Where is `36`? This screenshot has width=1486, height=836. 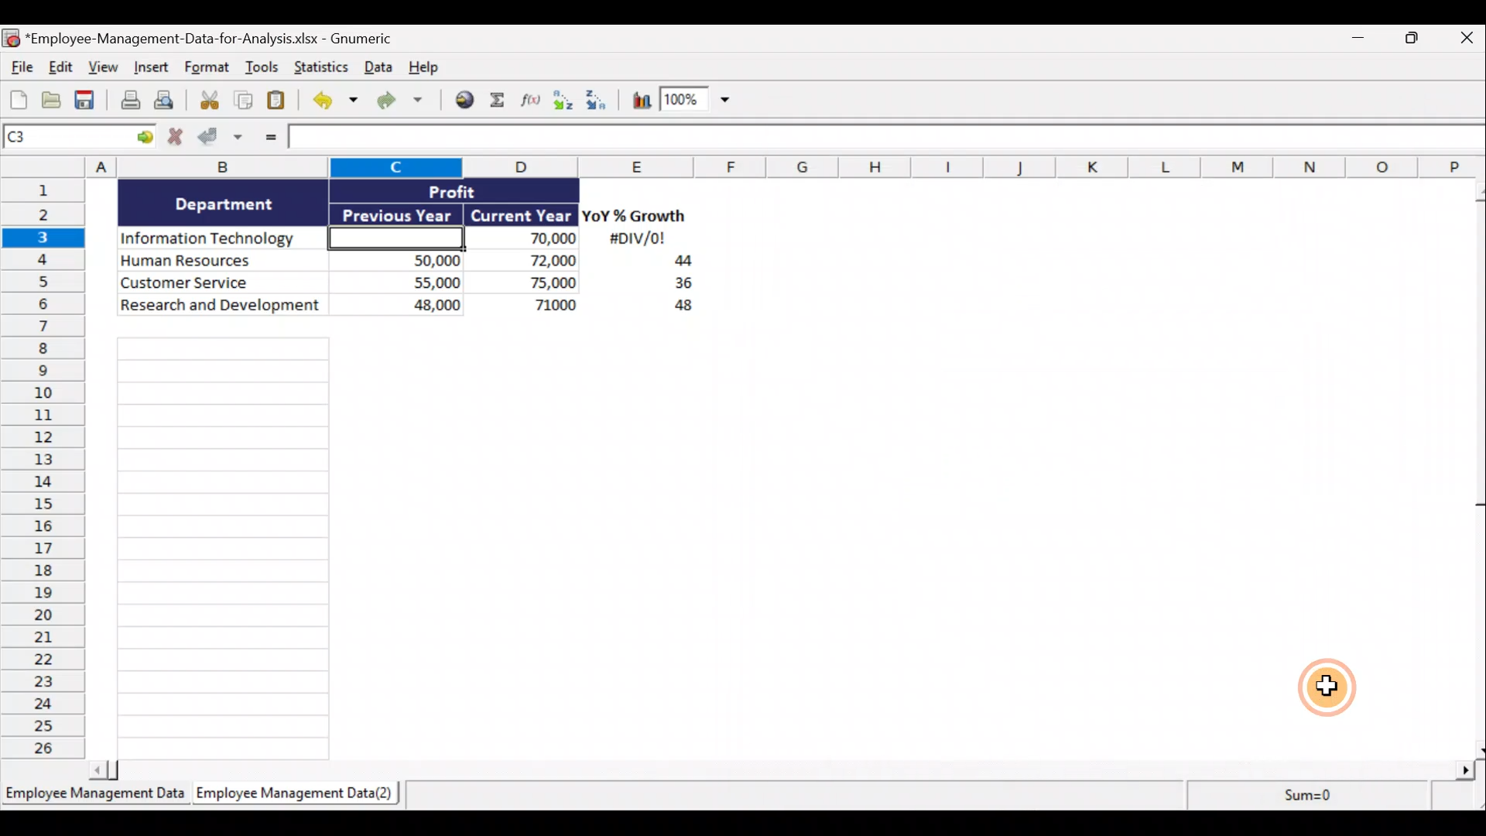
36 is located at coordinates (677, 286).